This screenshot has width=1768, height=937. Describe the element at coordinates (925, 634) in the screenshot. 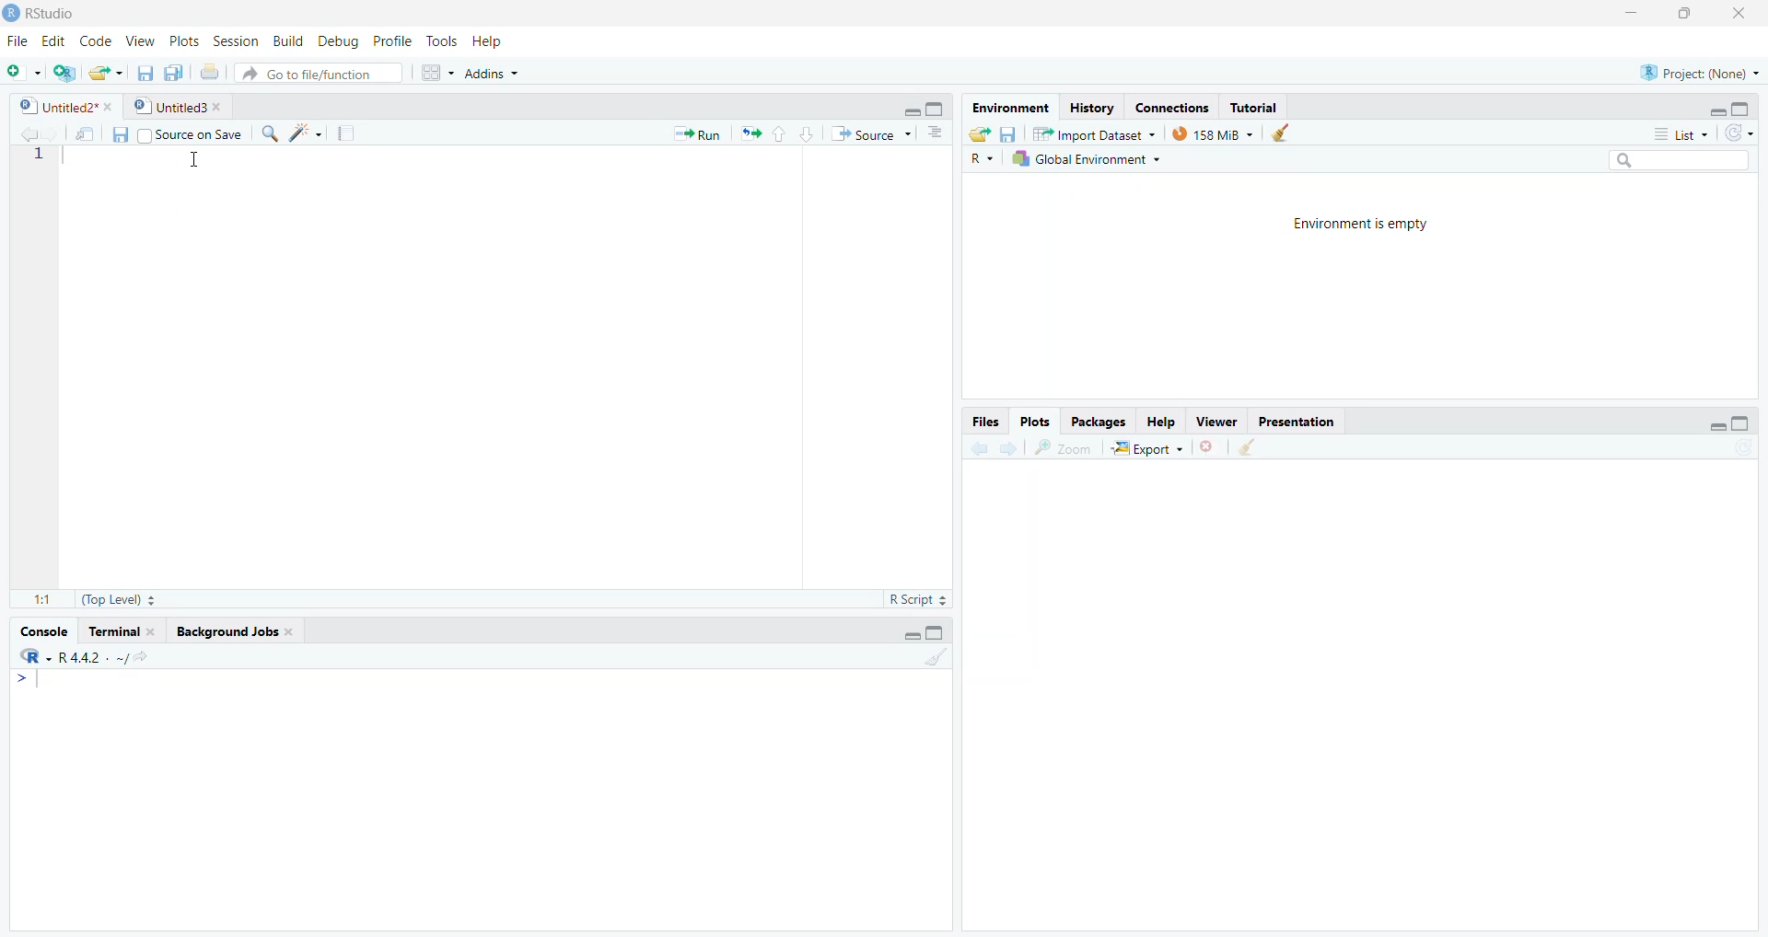

I see `mINIMIZE MAXIMIZE BUTTON` at that location.